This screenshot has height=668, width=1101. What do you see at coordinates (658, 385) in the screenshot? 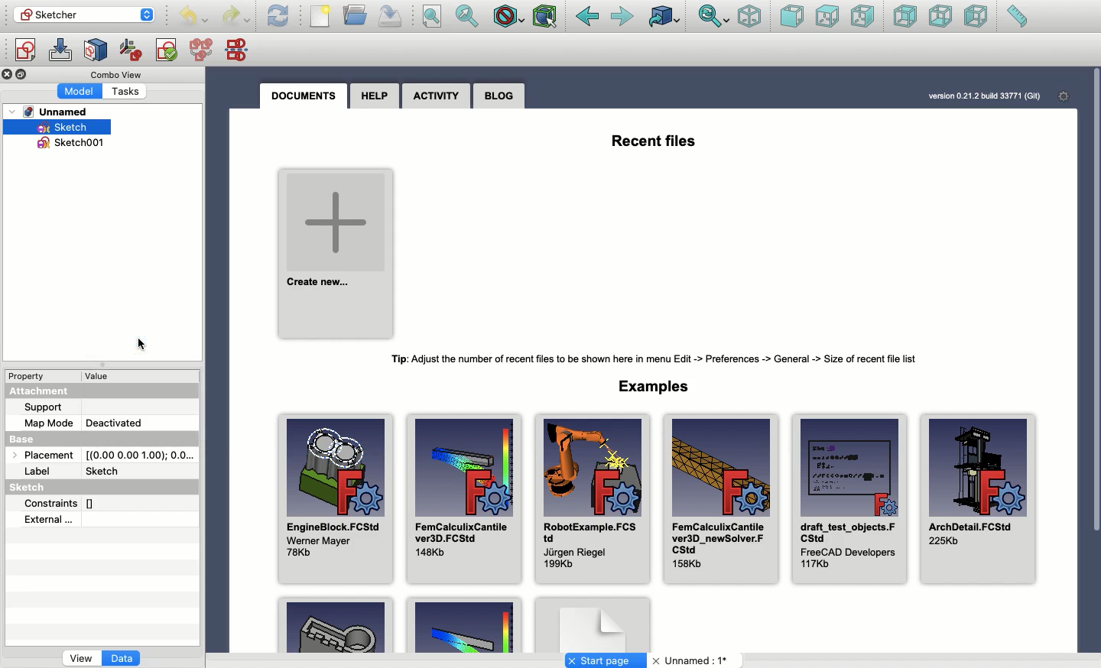
I see `Examples` at bounding box center [658, 385].